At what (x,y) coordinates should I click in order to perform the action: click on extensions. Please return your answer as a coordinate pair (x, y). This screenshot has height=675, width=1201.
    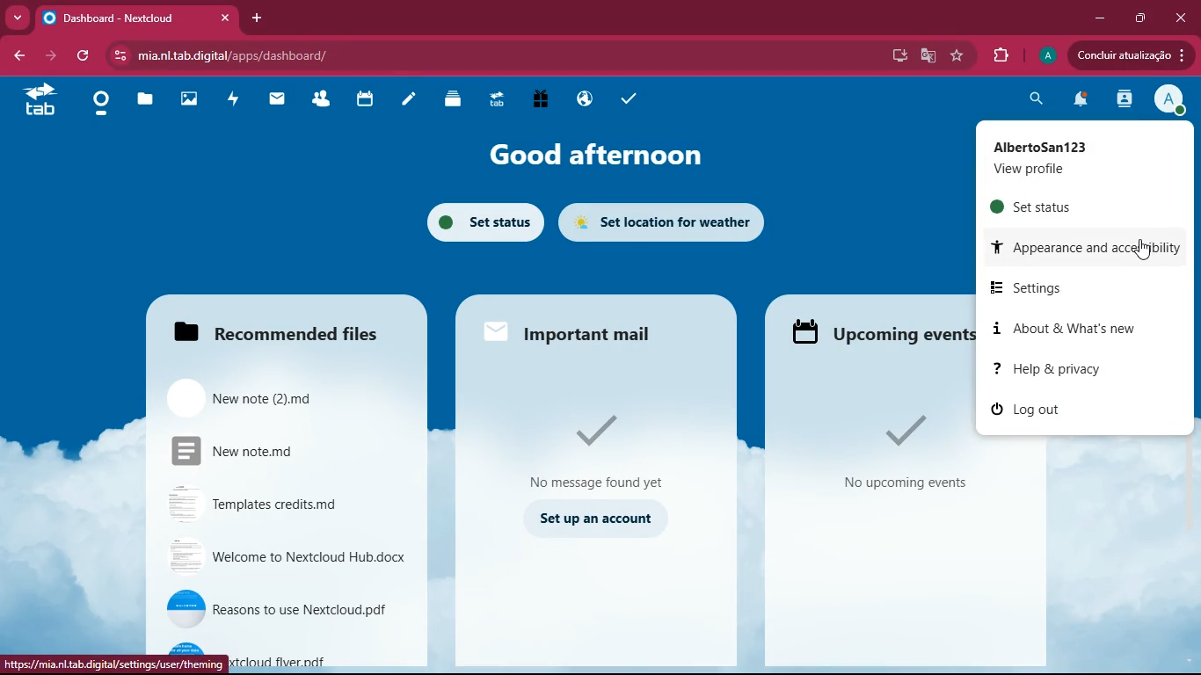
    Looking at the image, I should click on (1003, 56).